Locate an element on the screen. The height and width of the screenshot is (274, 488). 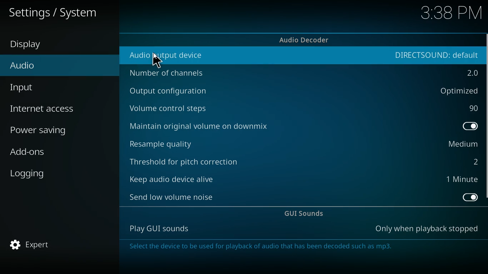
output configuration is located at coordinates (172, 92).